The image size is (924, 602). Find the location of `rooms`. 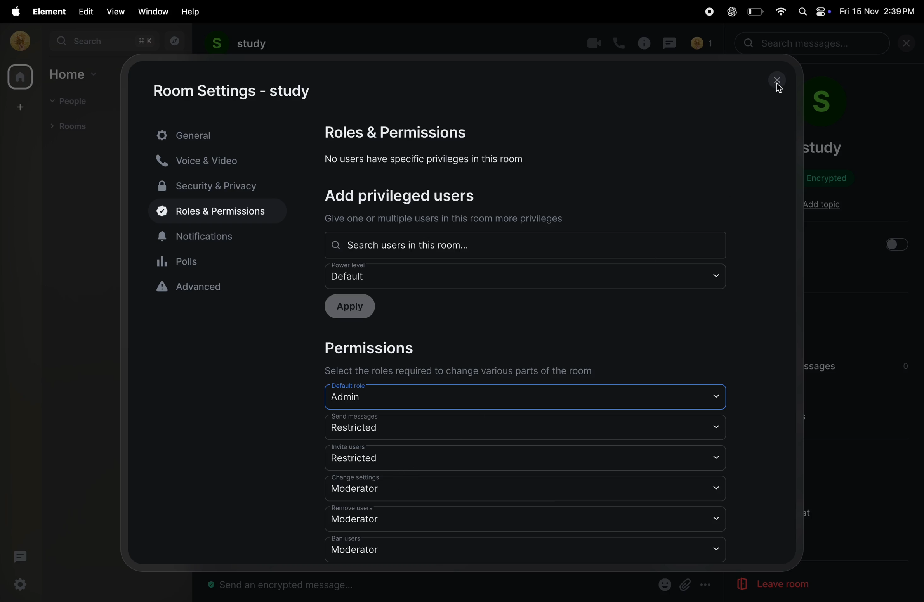

rooms is located at coordinates (72, 125).